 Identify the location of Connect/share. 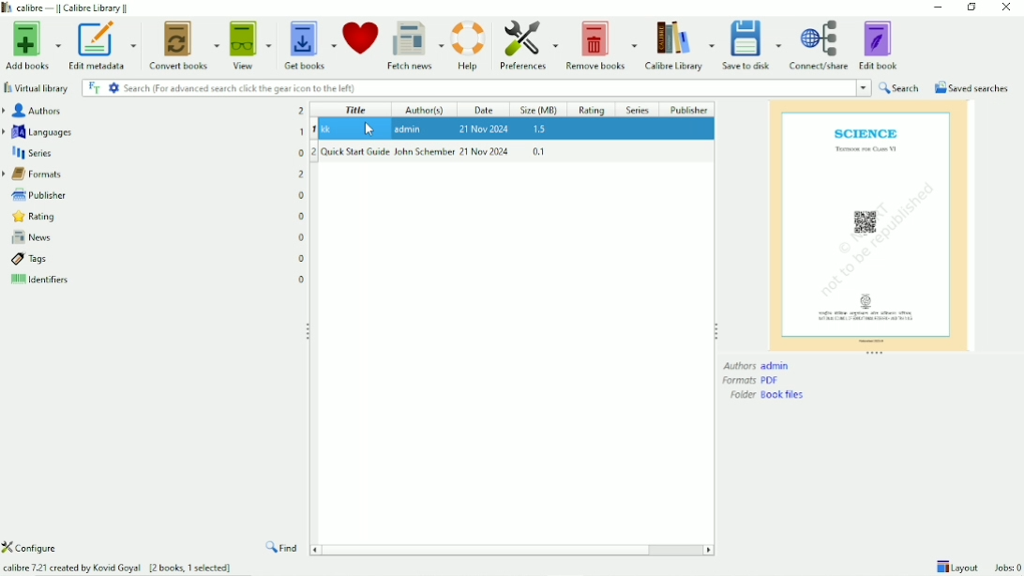
(821, 46).